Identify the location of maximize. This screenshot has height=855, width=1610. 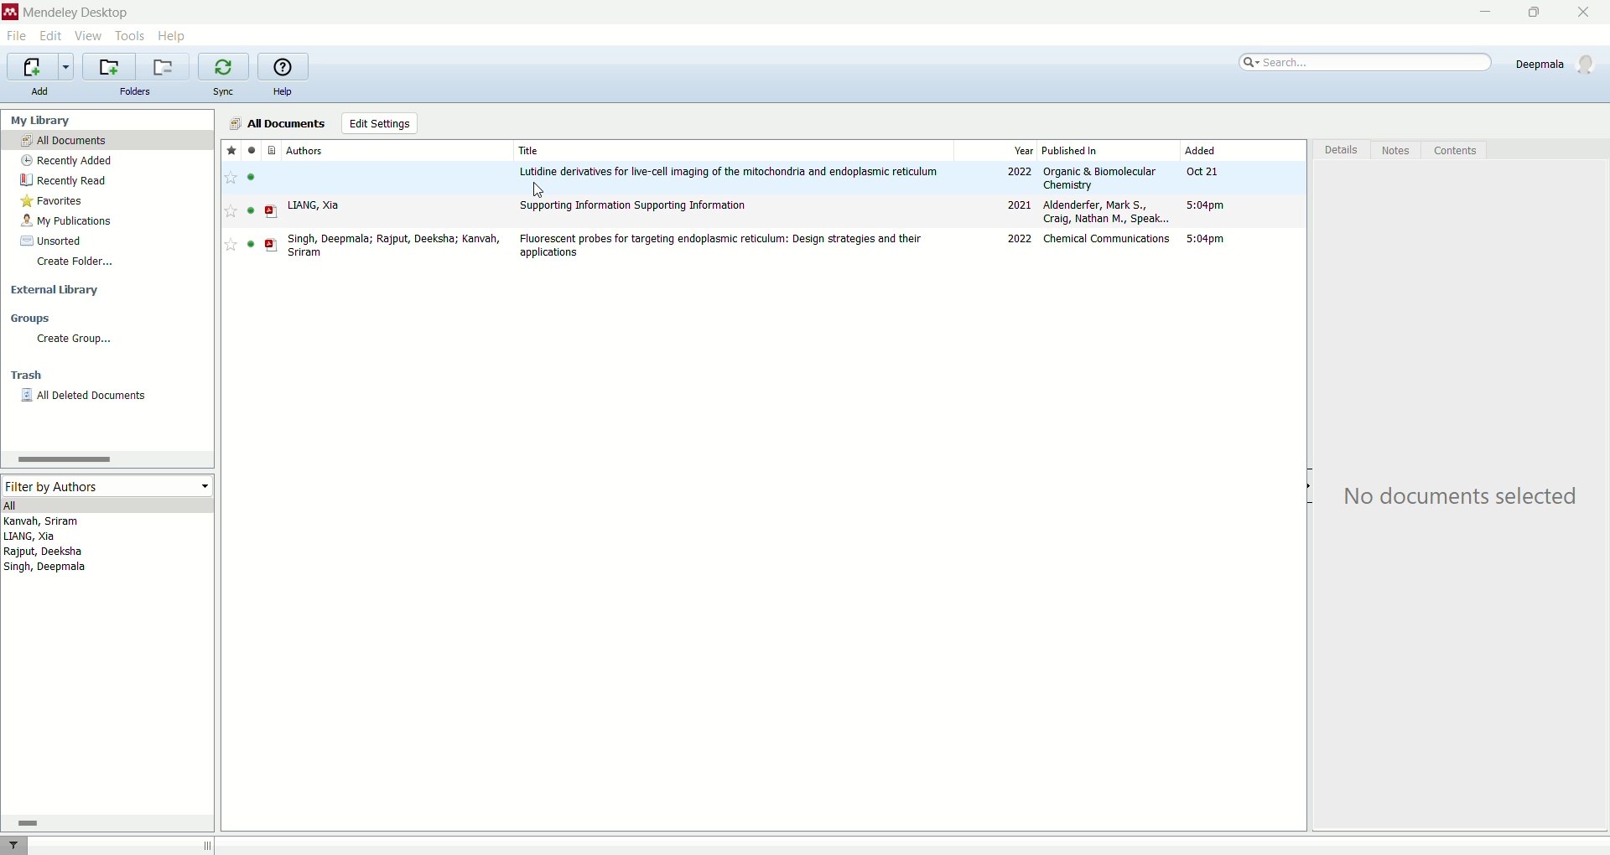
(1541, 13).